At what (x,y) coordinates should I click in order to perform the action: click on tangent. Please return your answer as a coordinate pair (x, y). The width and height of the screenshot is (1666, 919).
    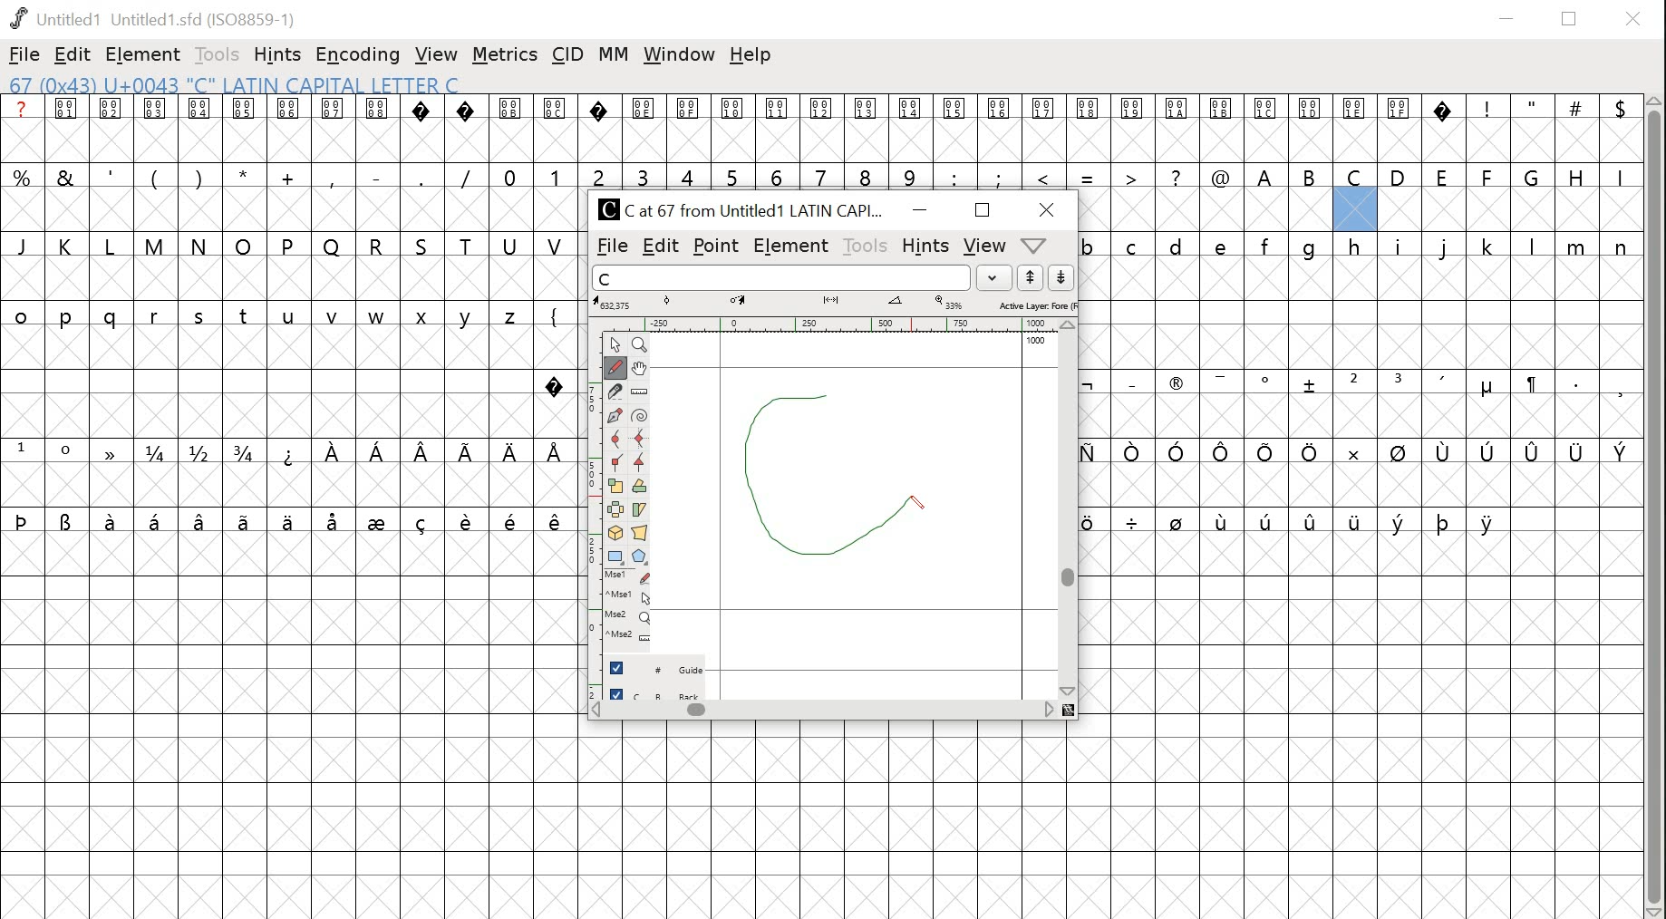
    Looking at the image, I should click on (641, 465).